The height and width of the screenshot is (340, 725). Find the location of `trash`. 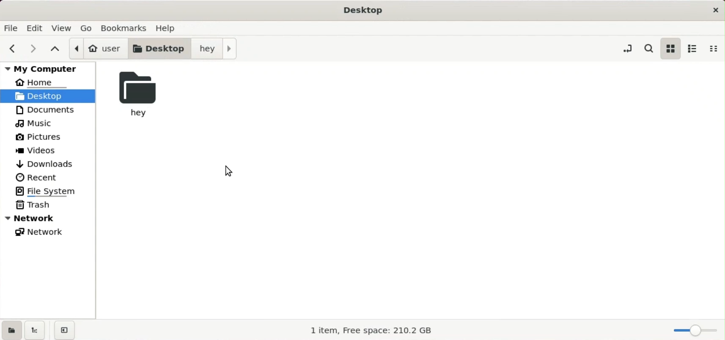

trash is located at coordinates (38, 206).